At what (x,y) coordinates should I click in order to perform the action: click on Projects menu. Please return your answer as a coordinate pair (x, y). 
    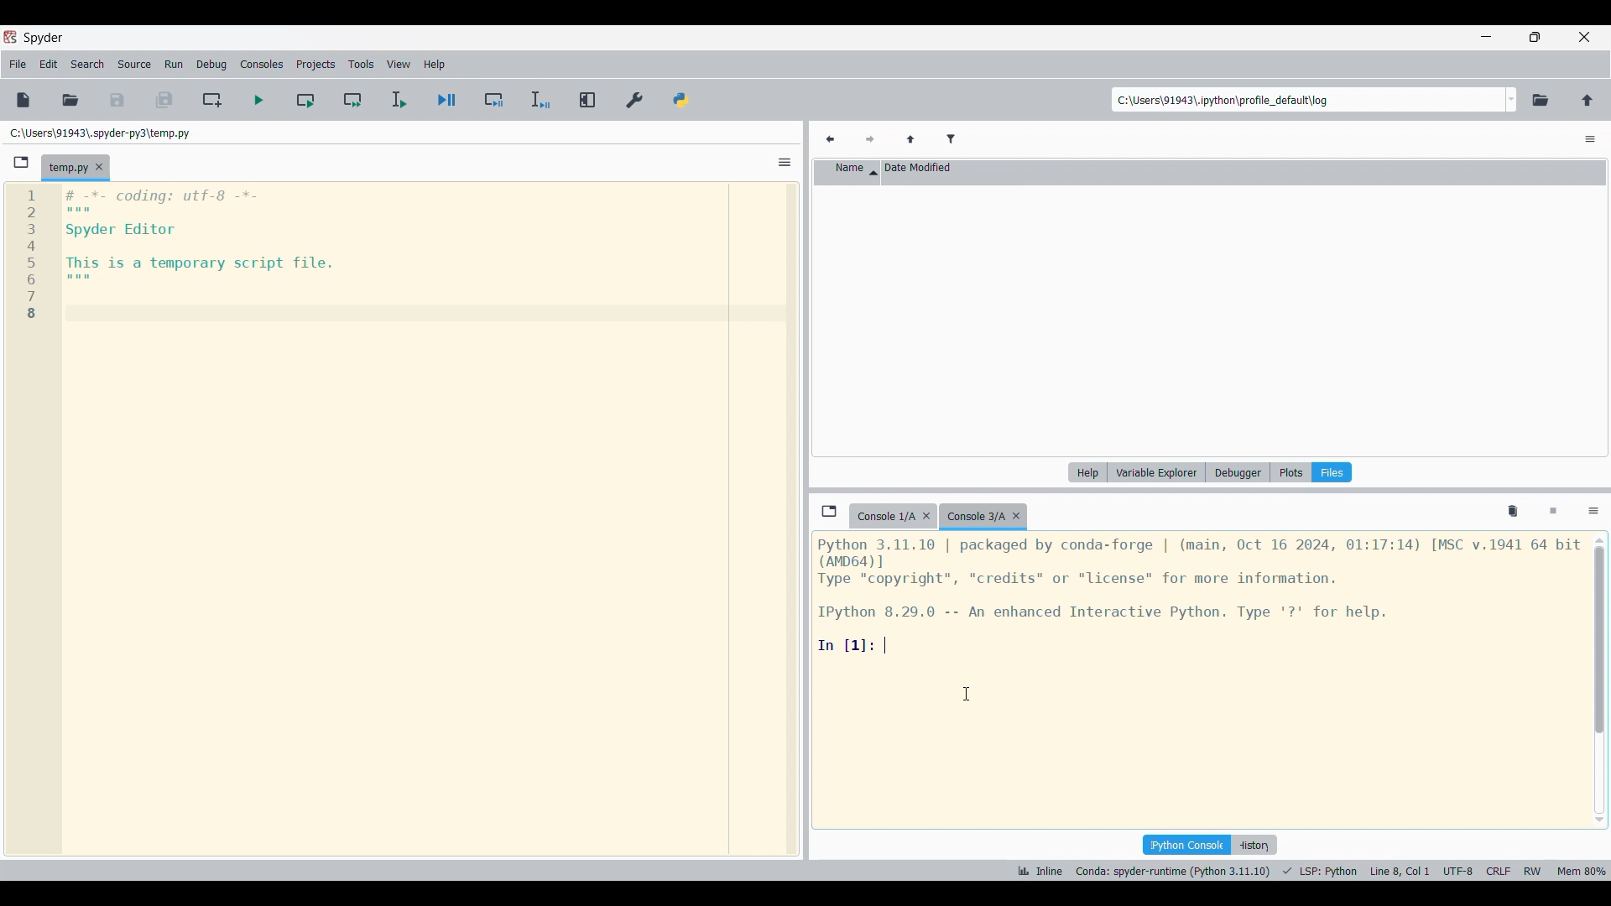
    Looking at the image, I should click on (315, 64).